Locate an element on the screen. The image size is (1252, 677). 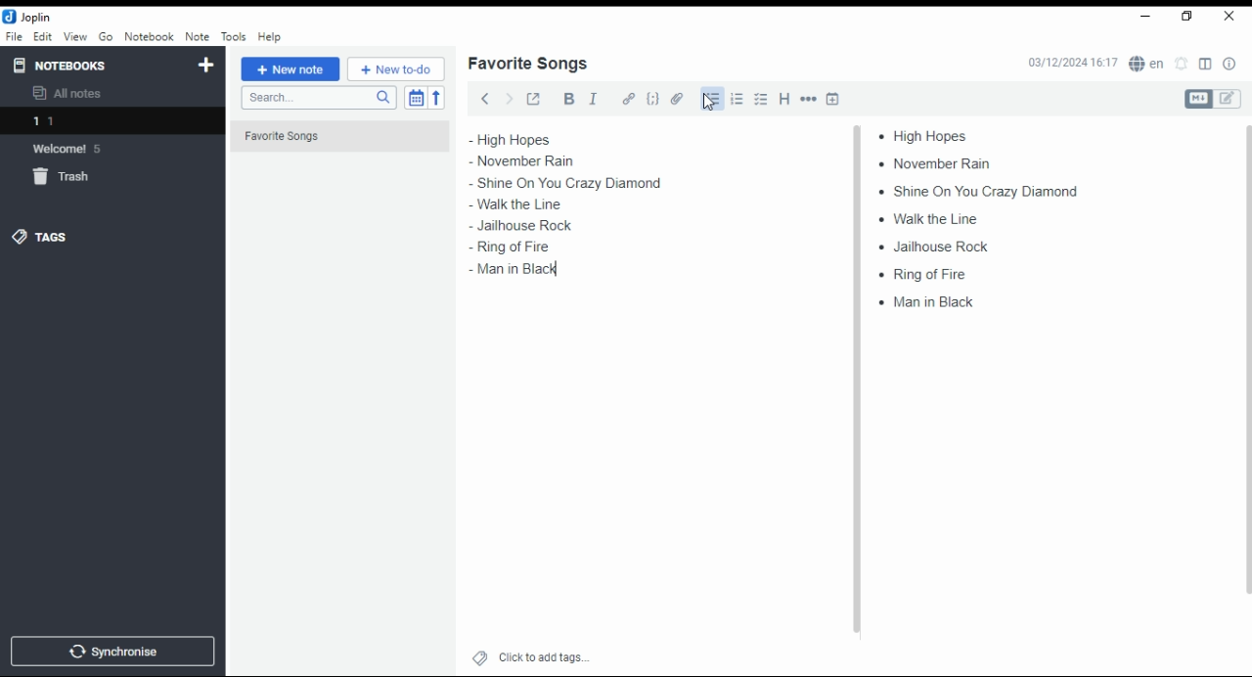
close window is located at coordinates (1230, 17).